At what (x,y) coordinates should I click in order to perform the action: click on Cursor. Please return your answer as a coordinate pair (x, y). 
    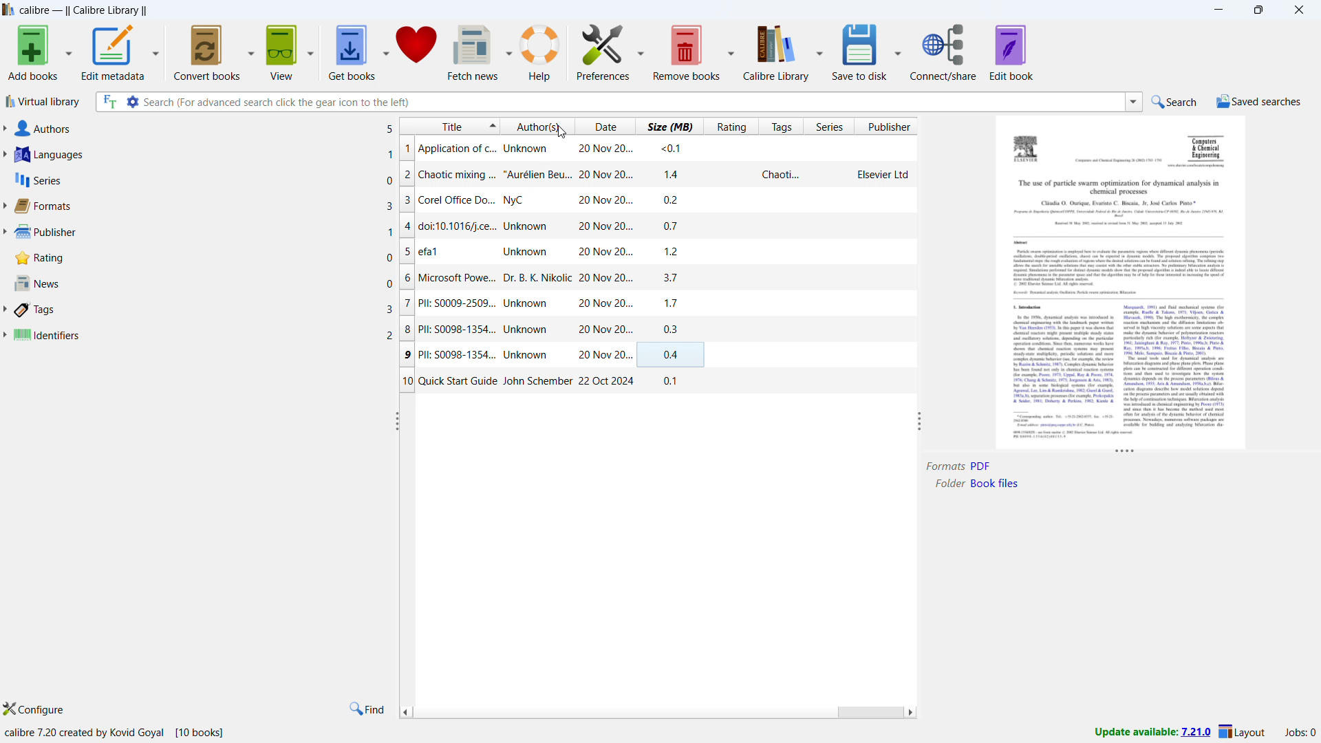
    Looking at the image, I should click on (561, 131).